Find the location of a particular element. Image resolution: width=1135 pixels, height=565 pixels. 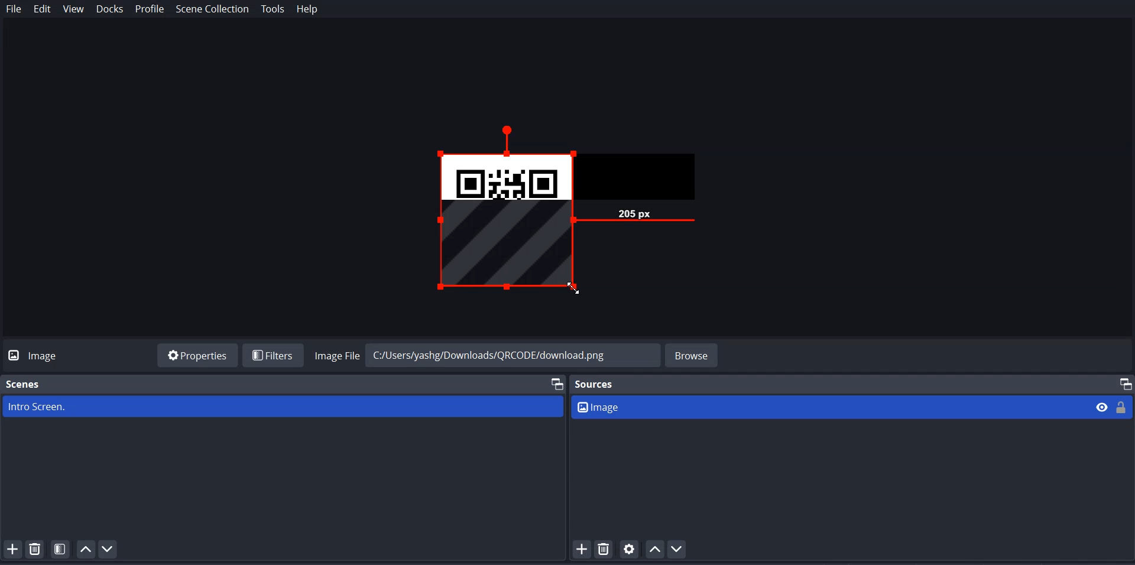

View is located at coordinates (73, 10).